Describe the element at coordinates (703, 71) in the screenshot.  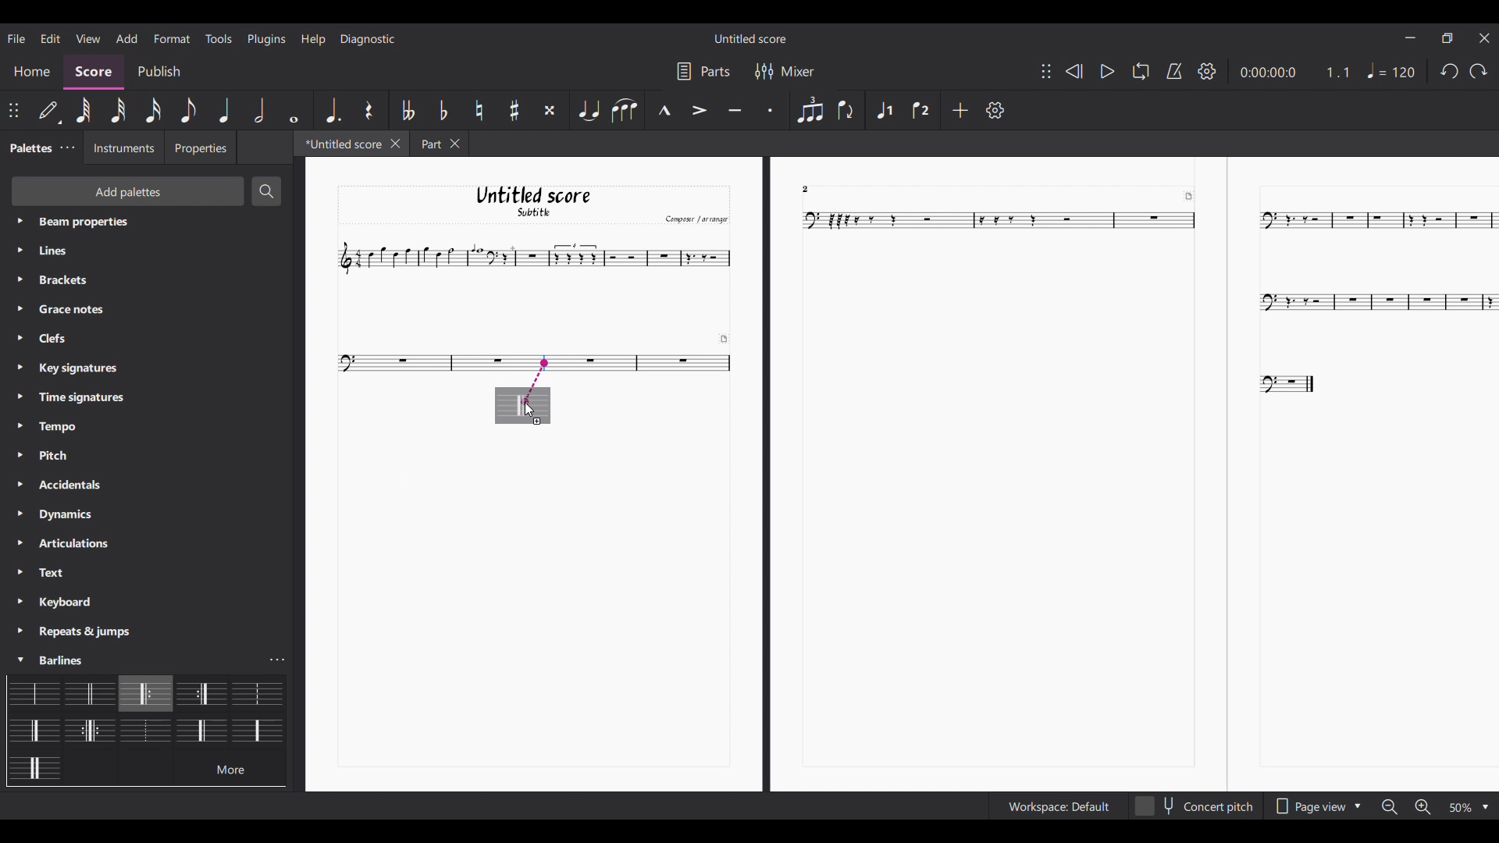
I see `Parts settings` at that location.